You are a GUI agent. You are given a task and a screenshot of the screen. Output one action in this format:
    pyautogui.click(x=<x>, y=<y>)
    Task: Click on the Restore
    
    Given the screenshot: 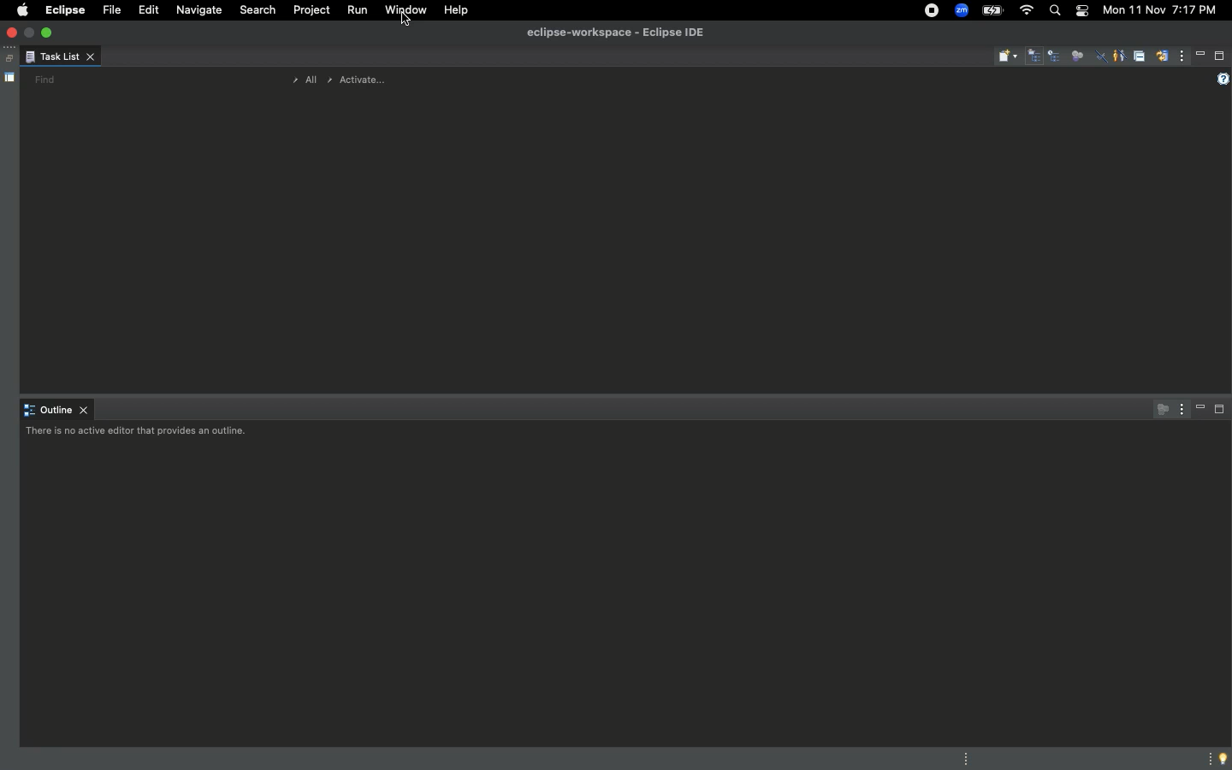 What is the action you would take?
    pyautogui.click(x=7, y=59)
    